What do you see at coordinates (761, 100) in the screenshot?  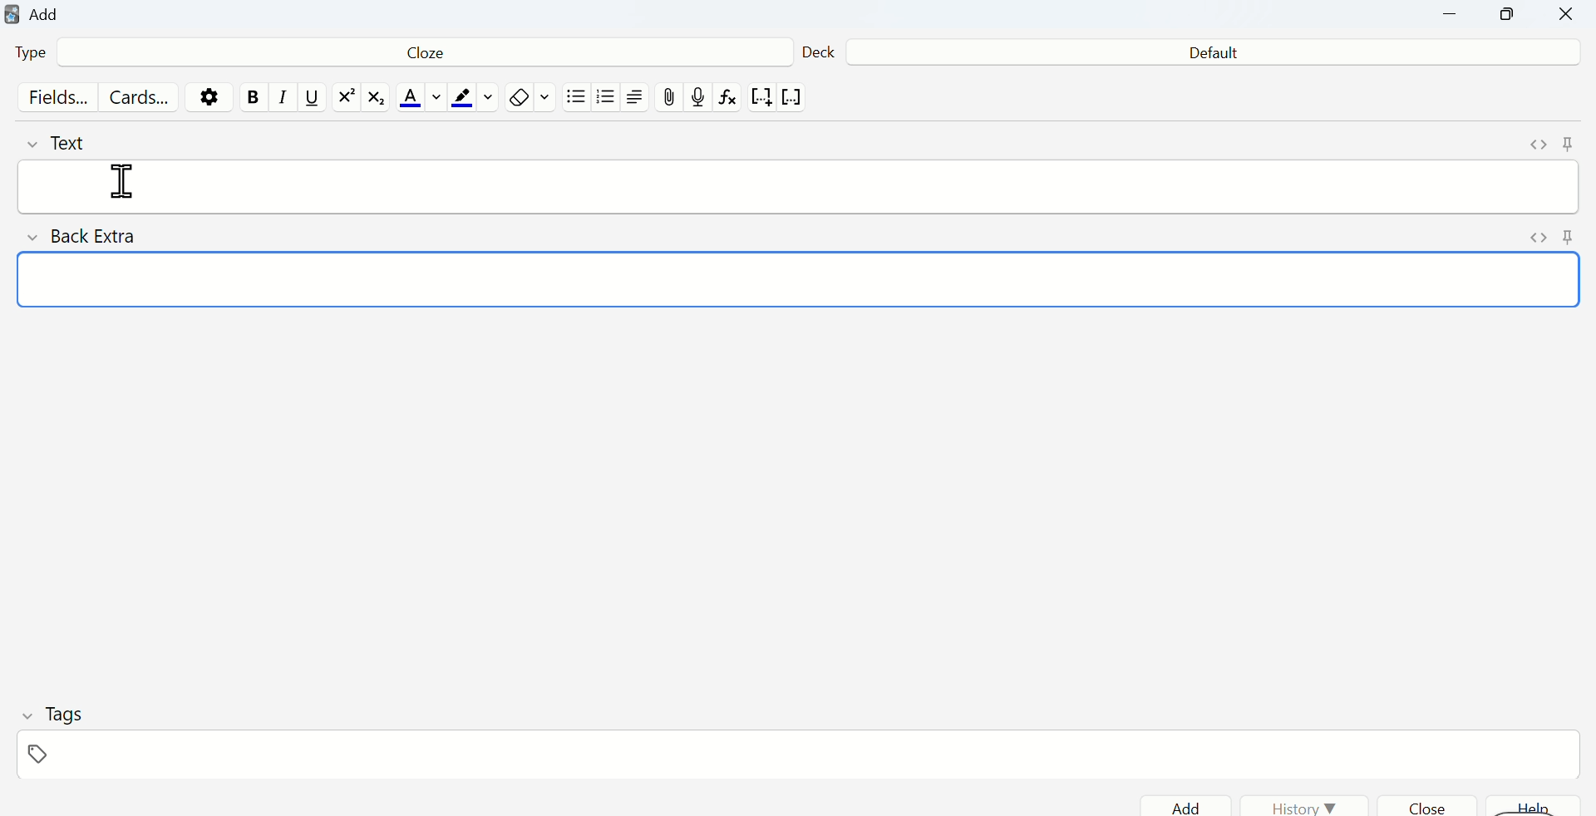 I see `notation` at bounding box center [761, 100].